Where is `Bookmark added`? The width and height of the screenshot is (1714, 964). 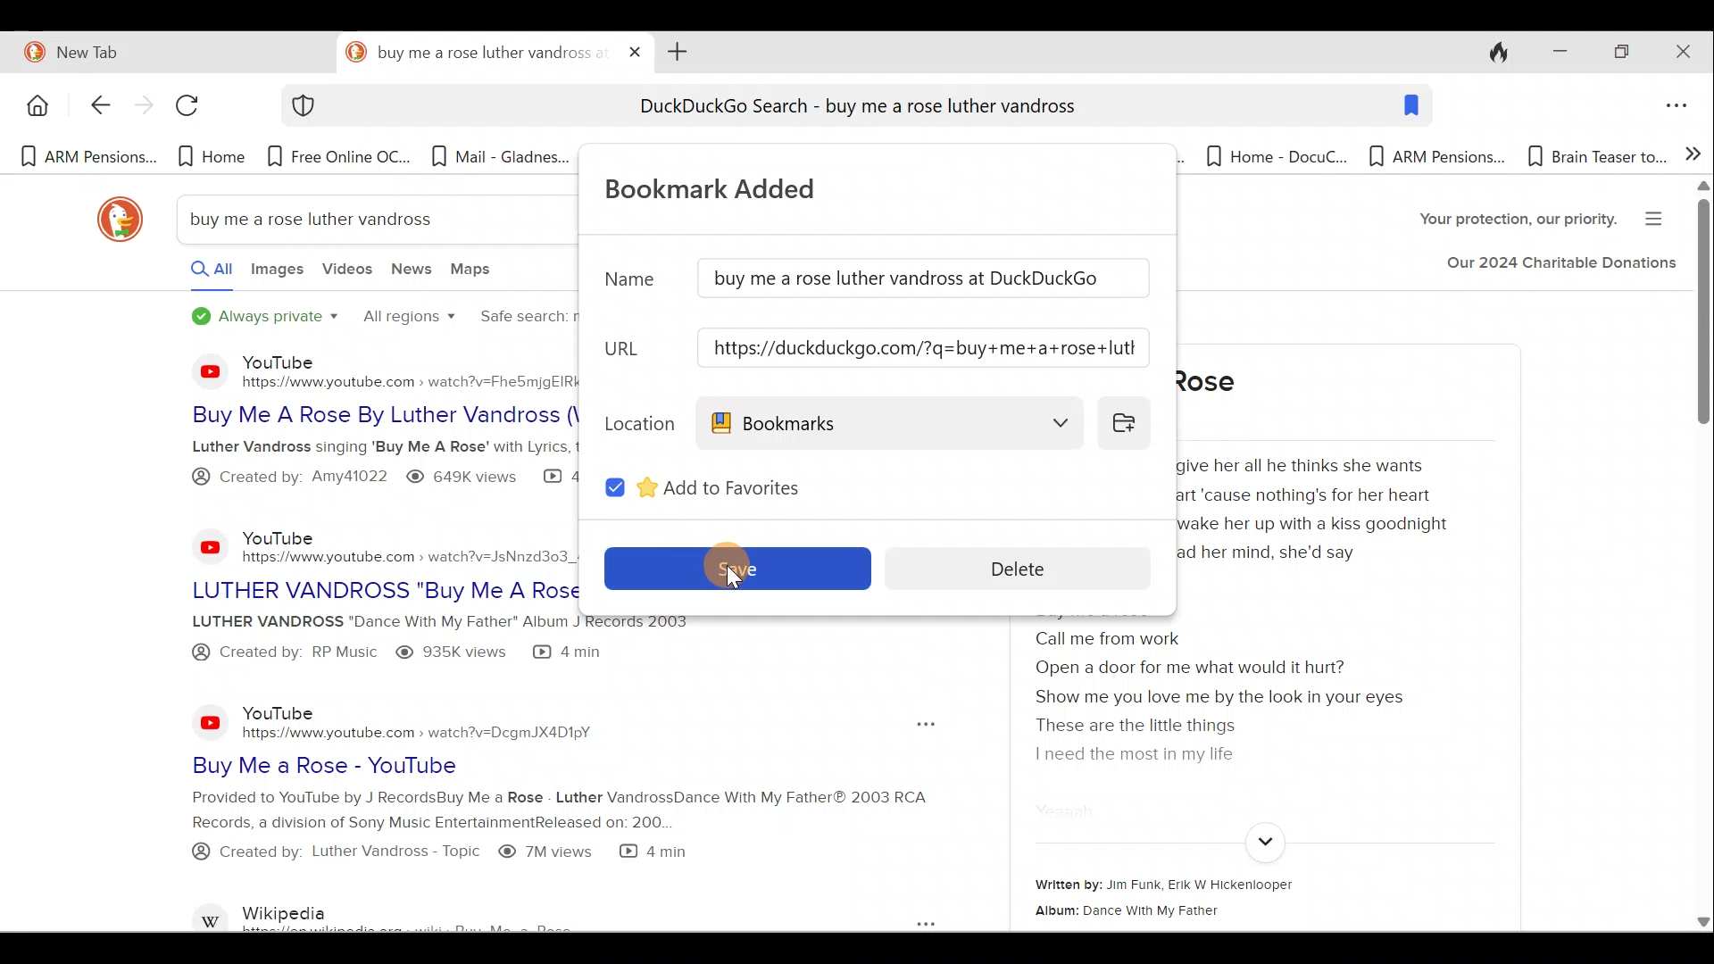
Bookmark added is located at coordinates (730, 187).